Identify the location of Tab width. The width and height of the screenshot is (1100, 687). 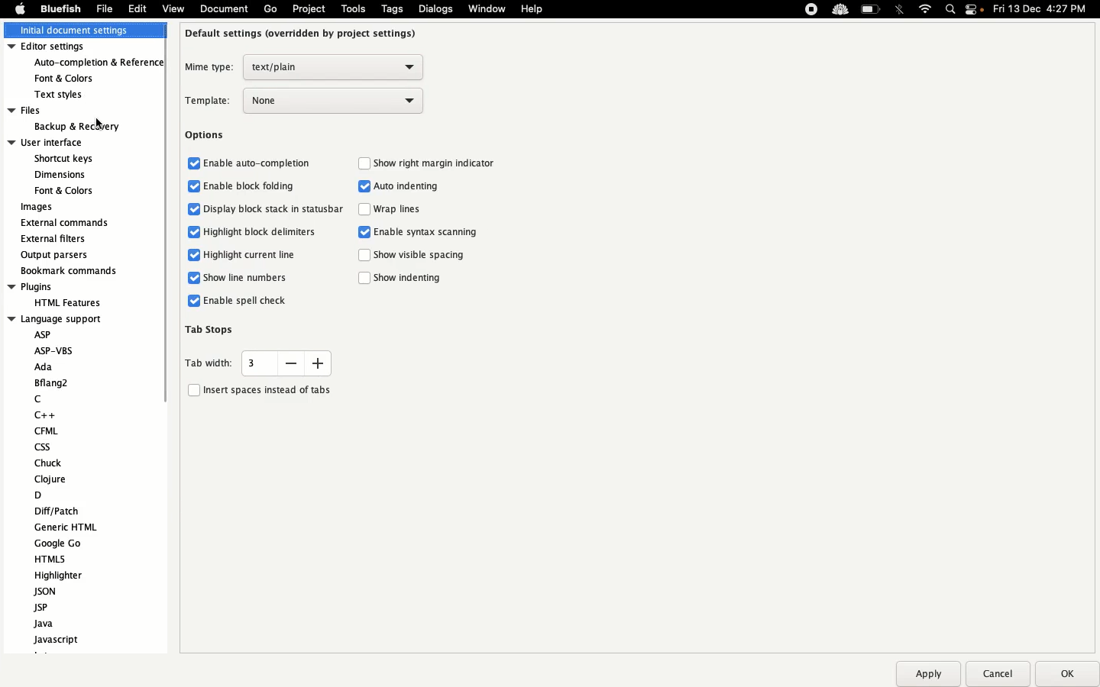
(257, 363).